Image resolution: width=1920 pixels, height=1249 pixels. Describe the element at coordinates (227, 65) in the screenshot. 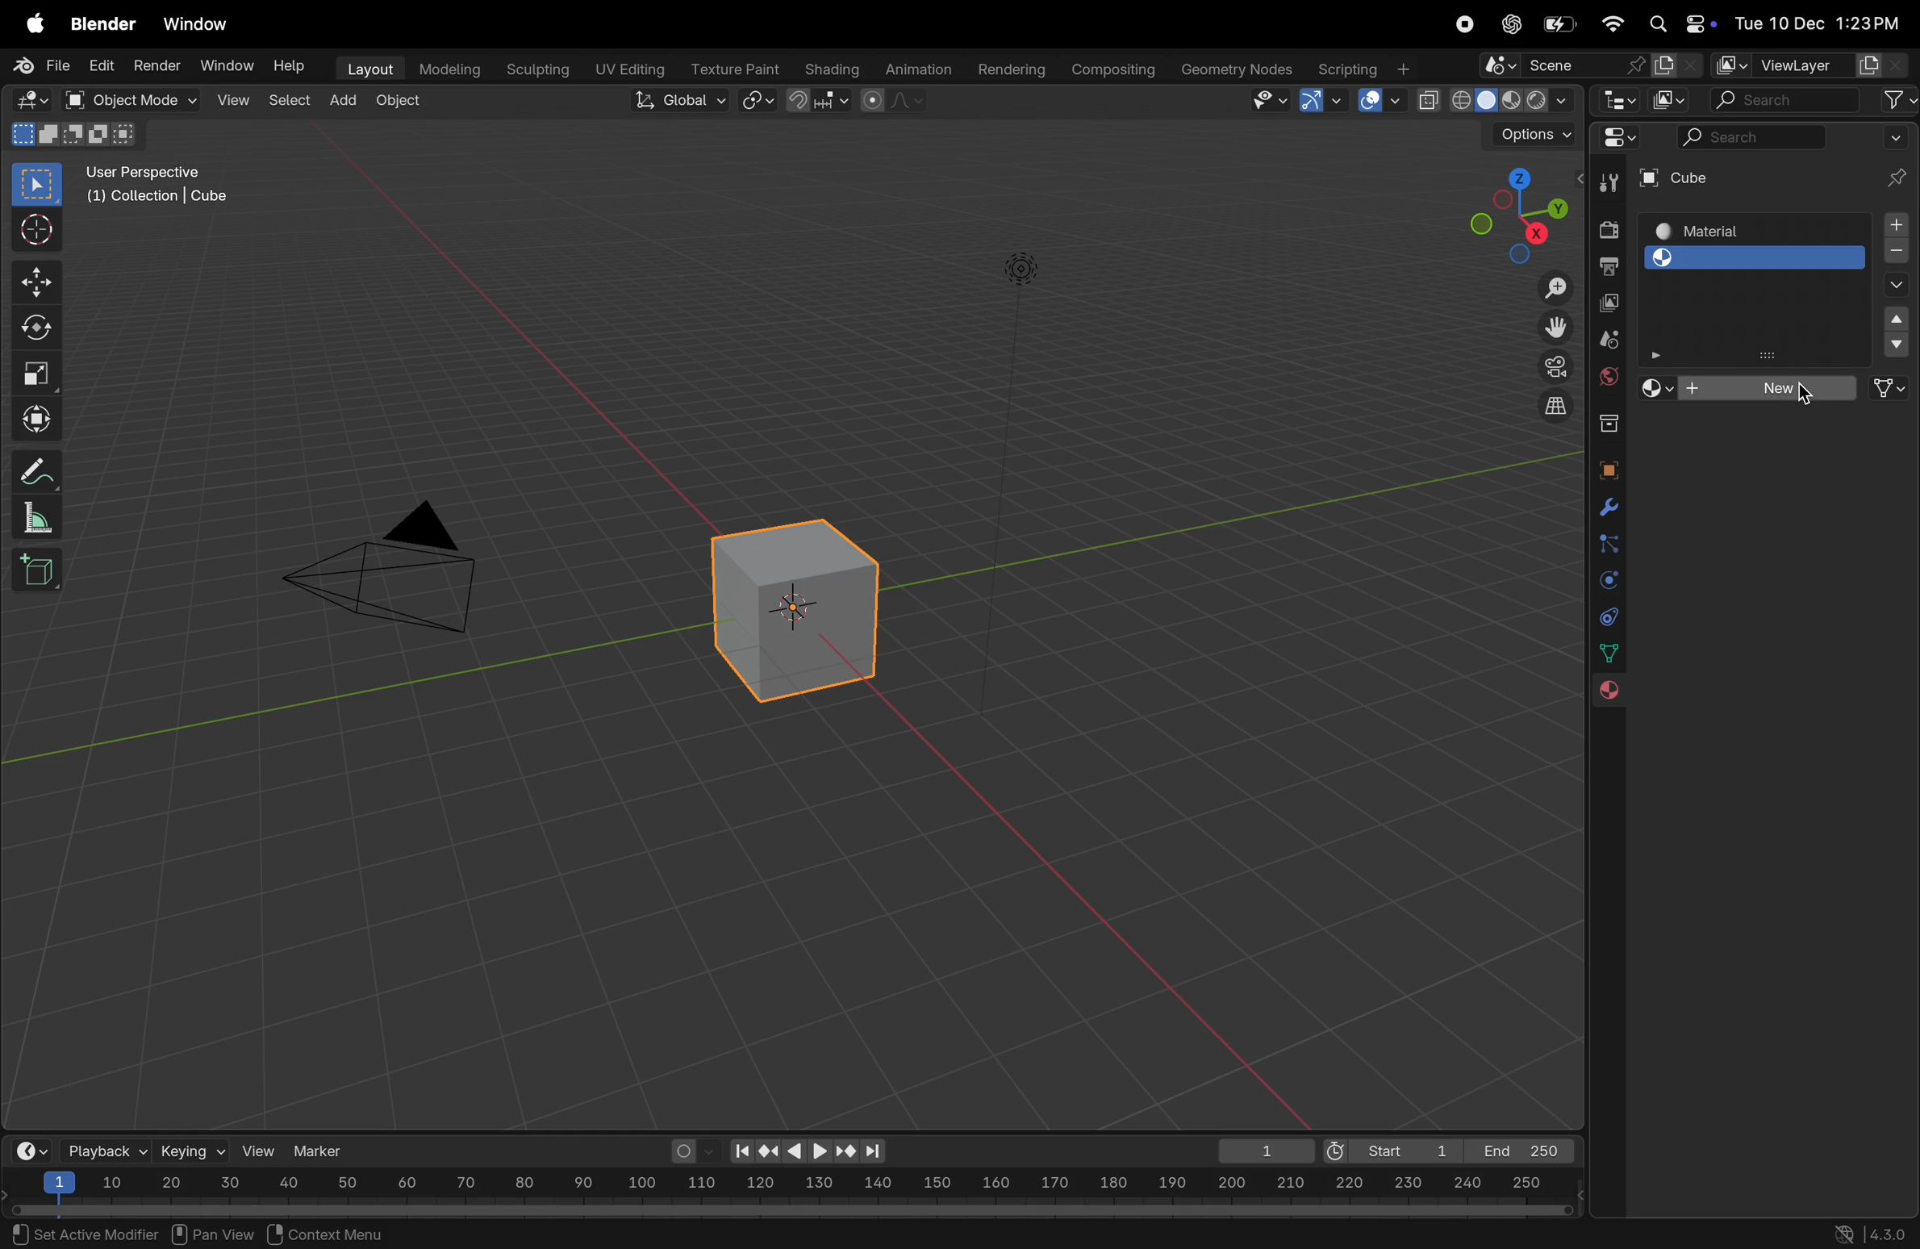

I see `Window` at that location.